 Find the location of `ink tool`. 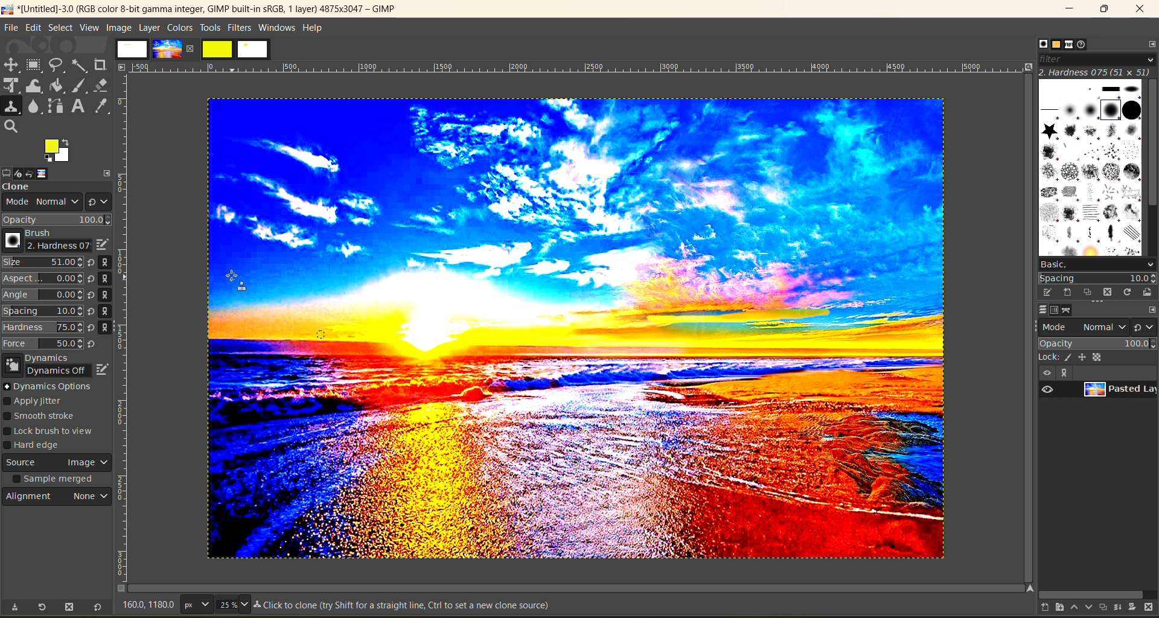

ink tool is located at coordinates (81, 86).